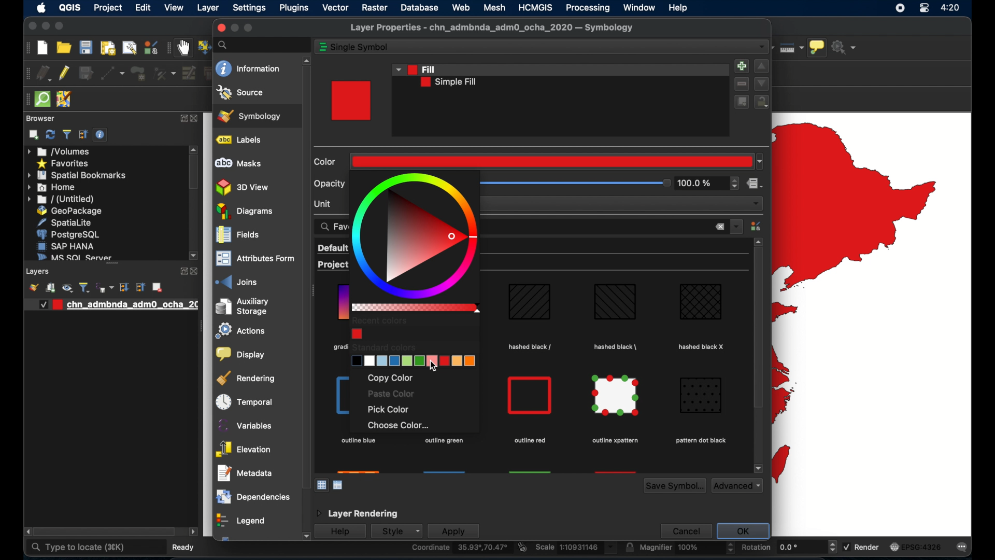 The image size is (995, 560). Describe the element at coordinates (861, 546) in the screenshot. I see `render` at that location.